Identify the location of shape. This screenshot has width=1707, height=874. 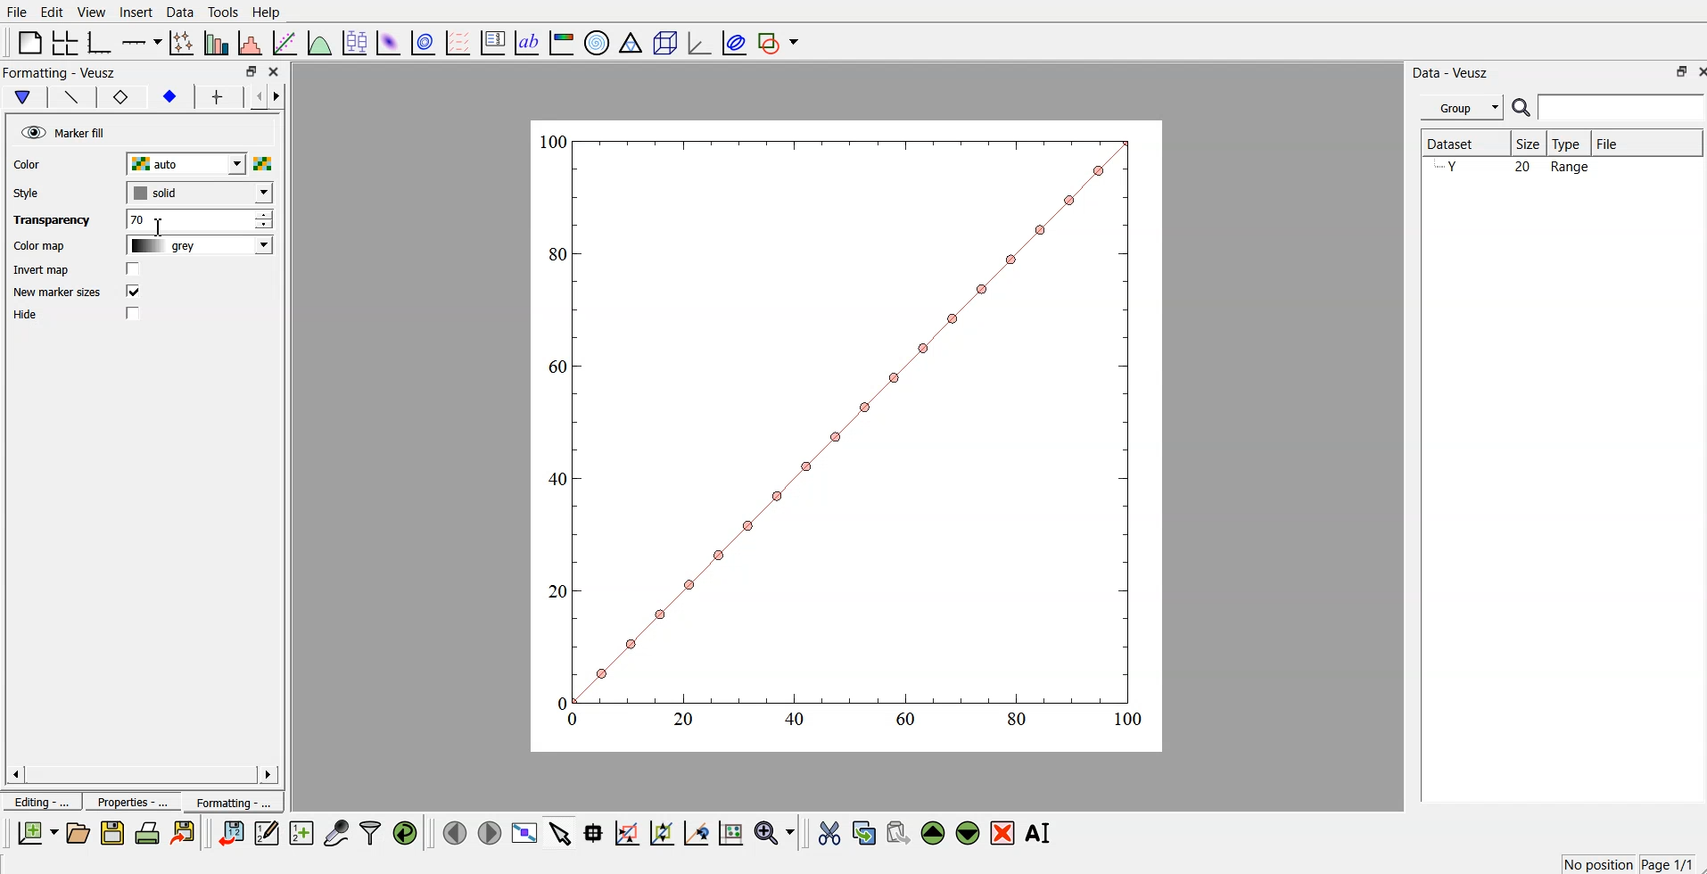
(123, 96).